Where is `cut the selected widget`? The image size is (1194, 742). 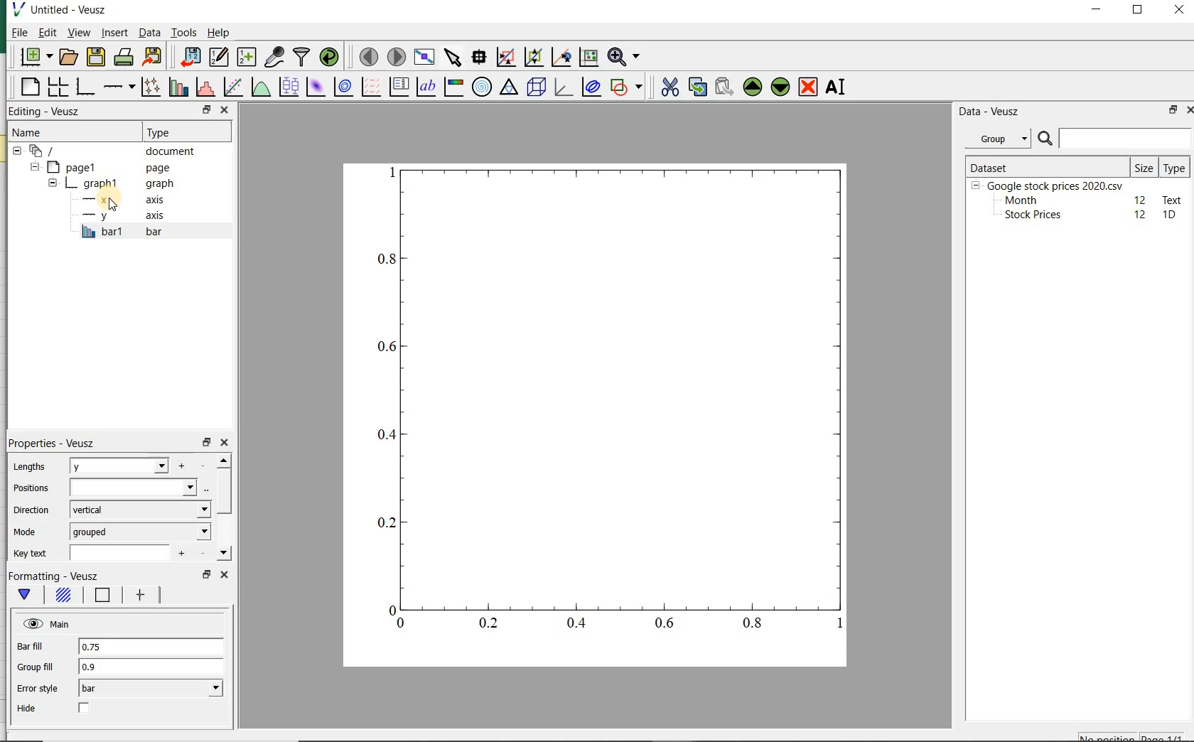
cut the selected widget is located at coordinates (671, 89).